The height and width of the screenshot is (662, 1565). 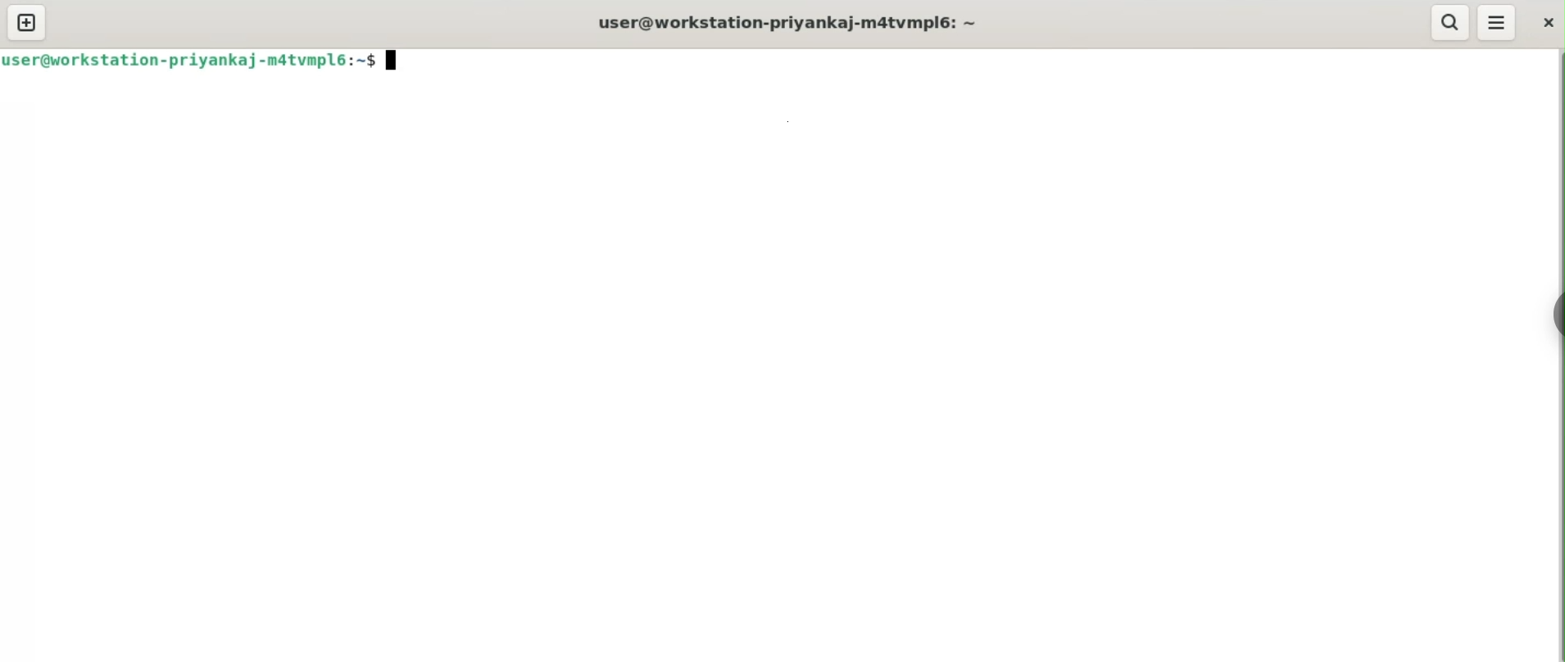 I want to click on More Options, so click(x=1497, y=22).